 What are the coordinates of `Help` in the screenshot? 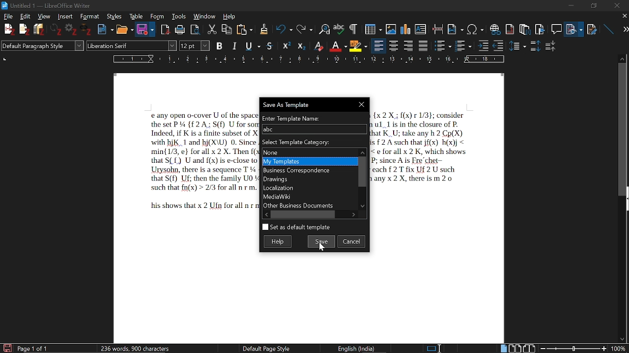 It's located at (229, 16).